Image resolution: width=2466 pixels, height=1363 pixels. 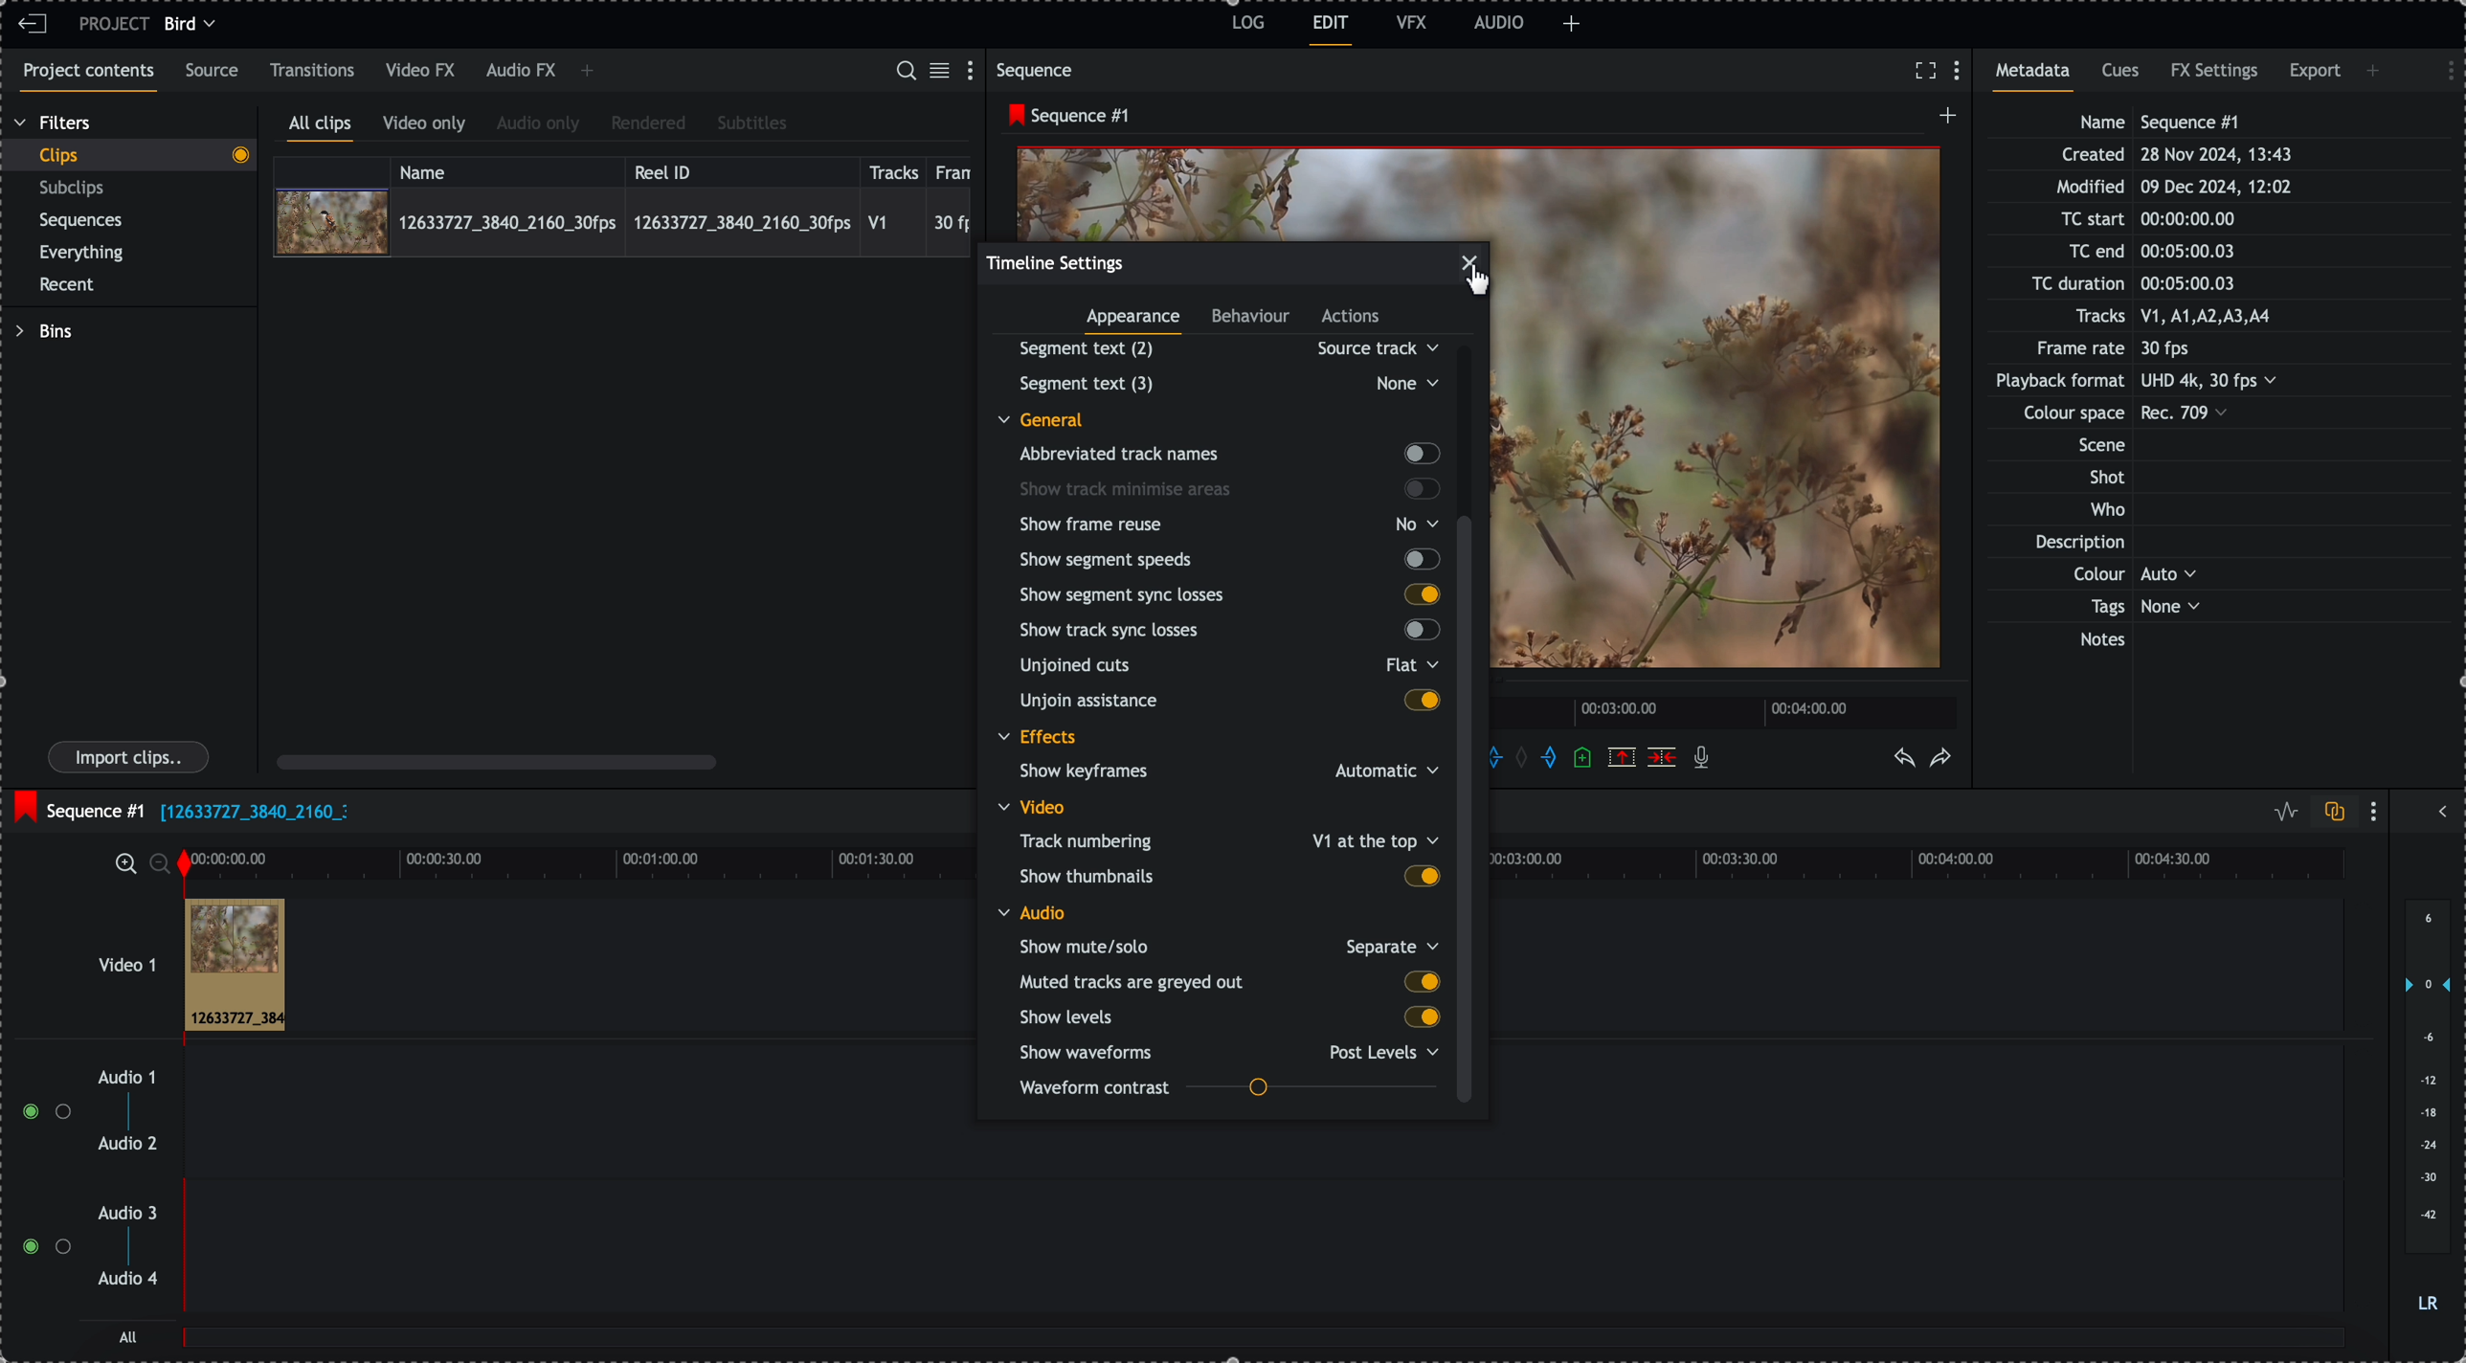 What do you see at coordinates (1486, 279) in the screenshot?
I see `cursor` at bounding box center [1486, 279].